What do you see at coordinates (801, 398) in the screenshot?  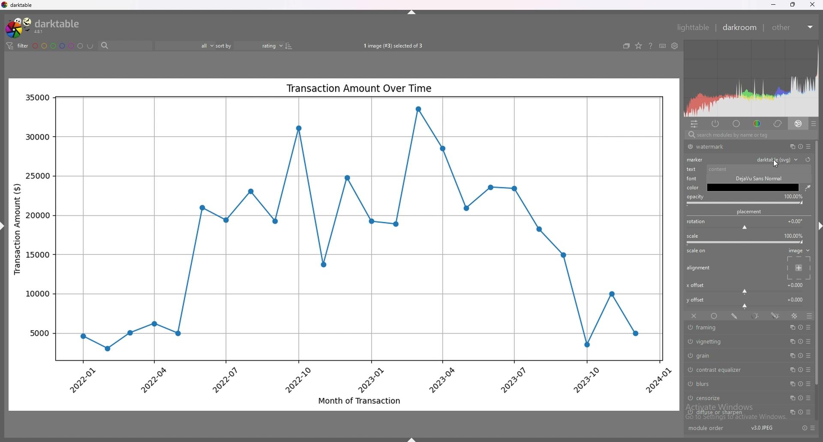 I see `reset` at bounding box center [801, 398].